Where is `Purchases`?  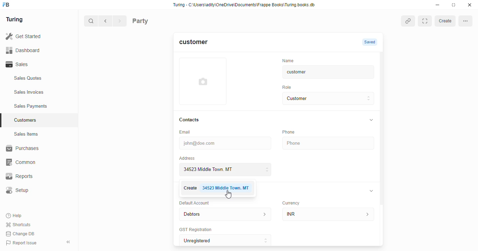 Purchases is located at coordinates (35, 149).